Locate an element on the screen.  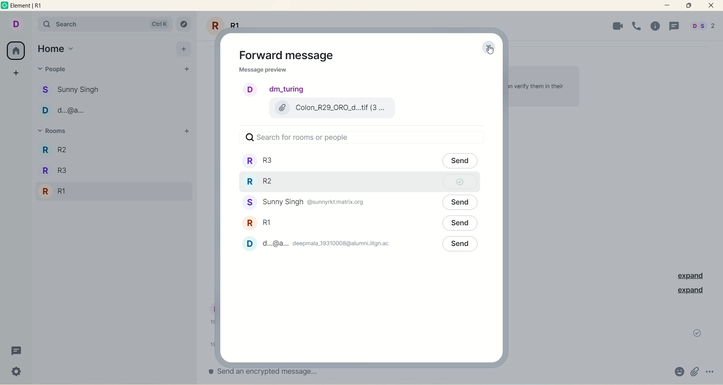
people is located at coordinates (702, 27).